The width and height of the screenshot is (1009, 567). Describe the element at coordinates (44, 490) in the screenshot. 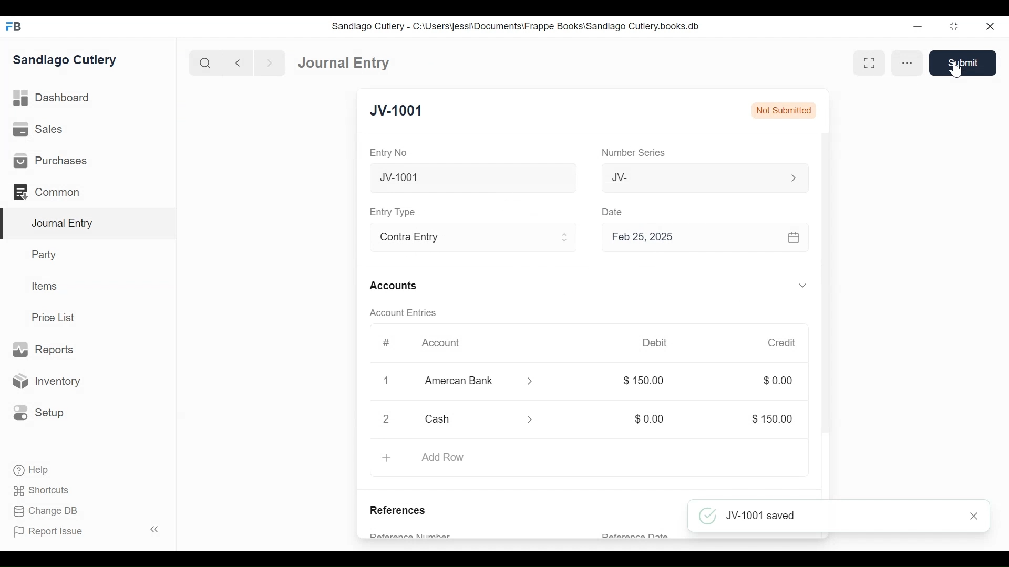

I see `Shortcuts` at that location.